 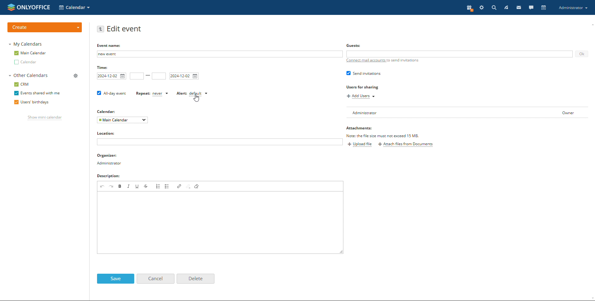 What do you see at coordinates (179, 186) in the screenshot?
I see `link` at bounding box center [179, 186].